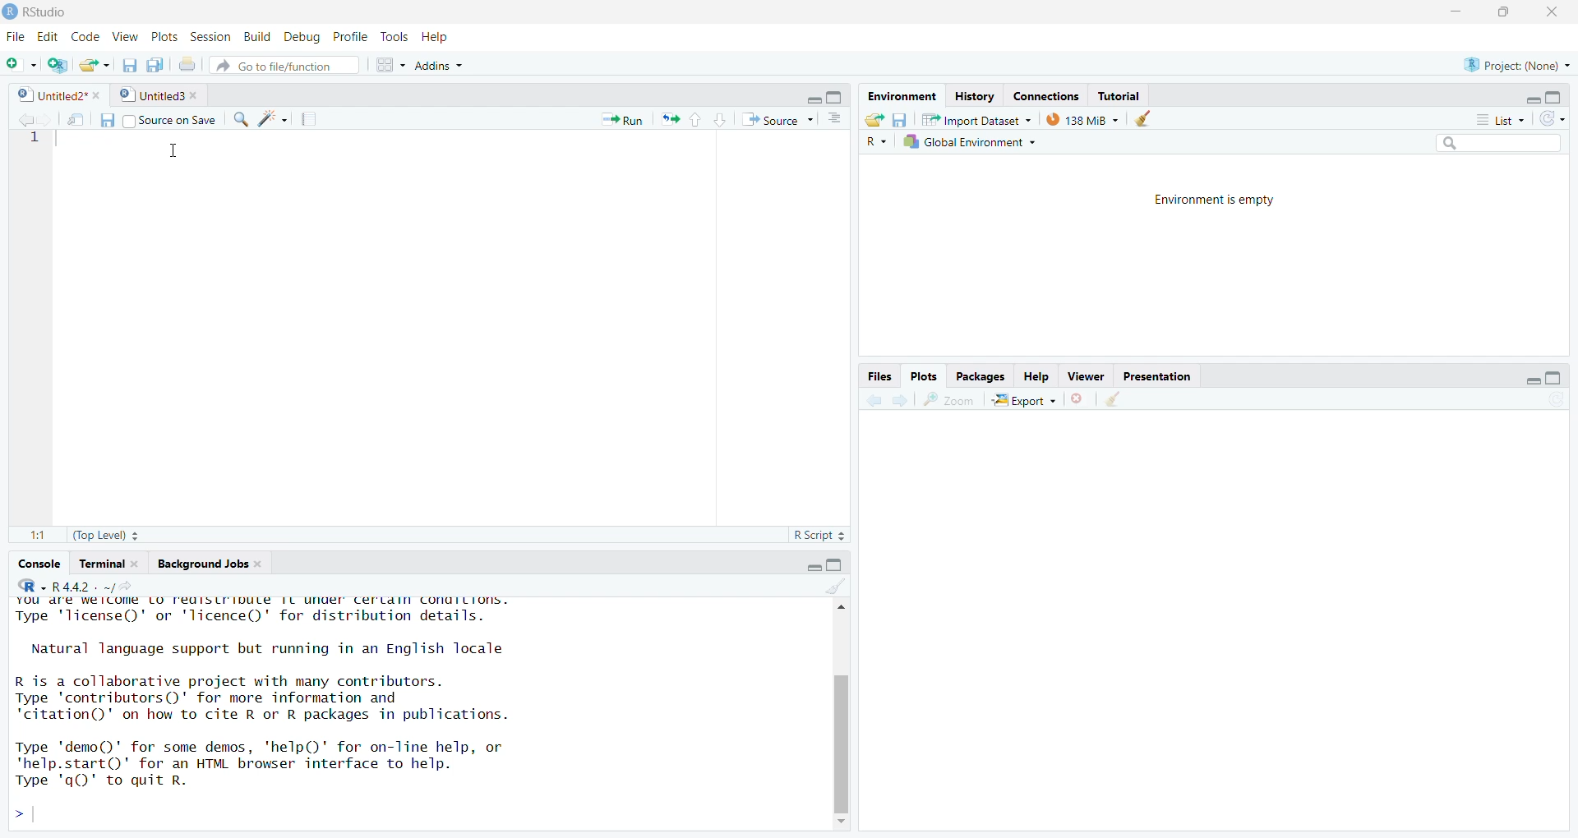 Image resolution: width=1578 pixels, height=838 pixels. What do you see at coordinates (1037, 375) in the screenshot?
I see `felp` at bounding box center [1037, 375].